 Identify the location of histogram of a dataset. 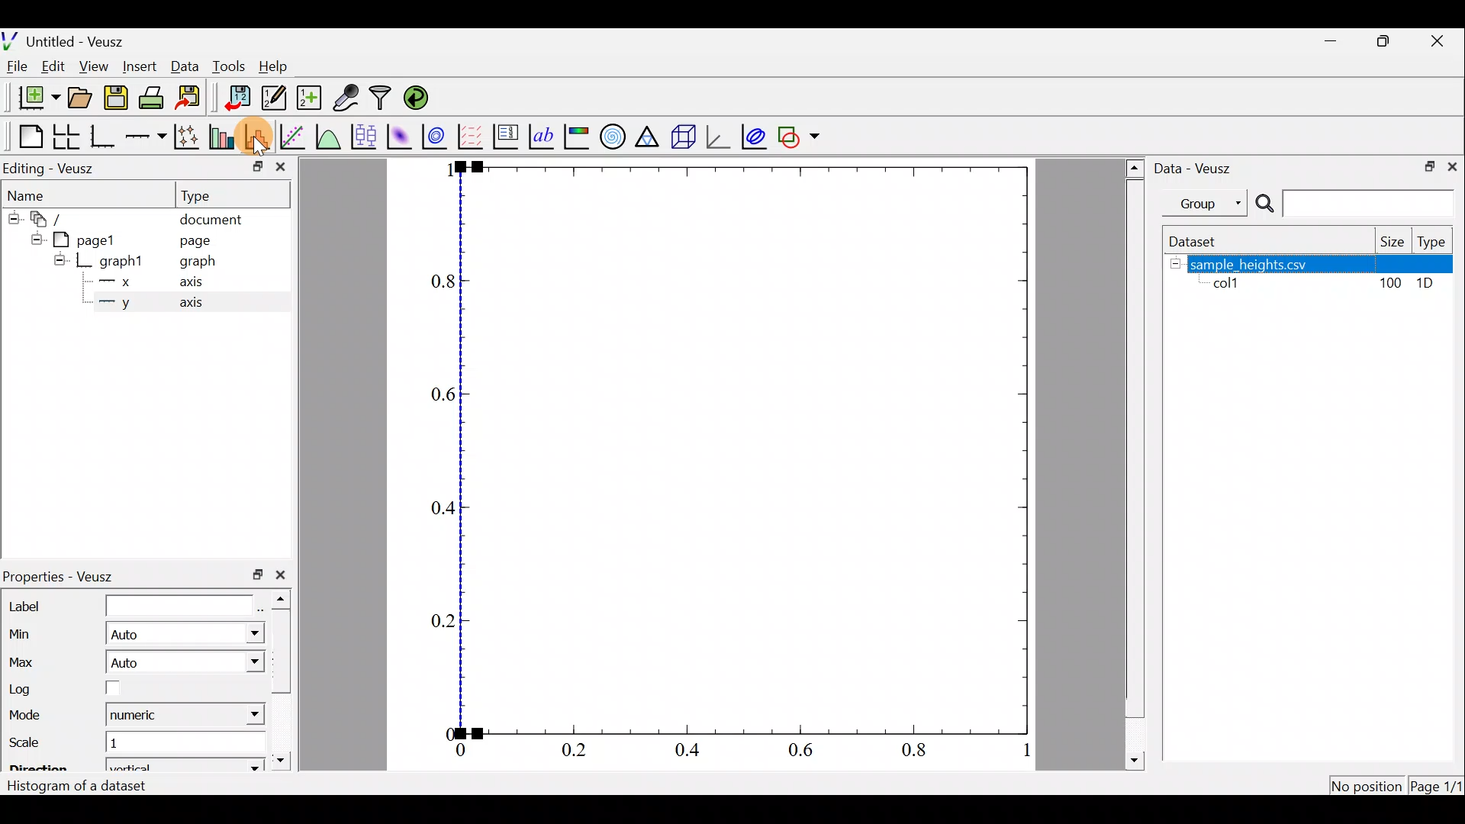
(256, 135).